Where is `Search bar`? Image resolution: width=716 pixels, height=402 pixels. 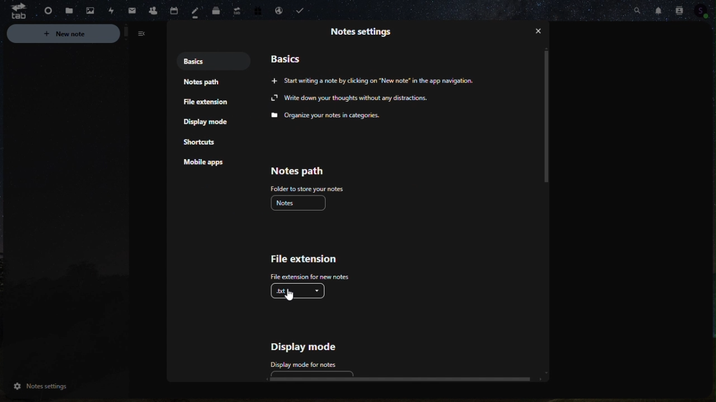
Search bar is located at coordinates (637, 9).